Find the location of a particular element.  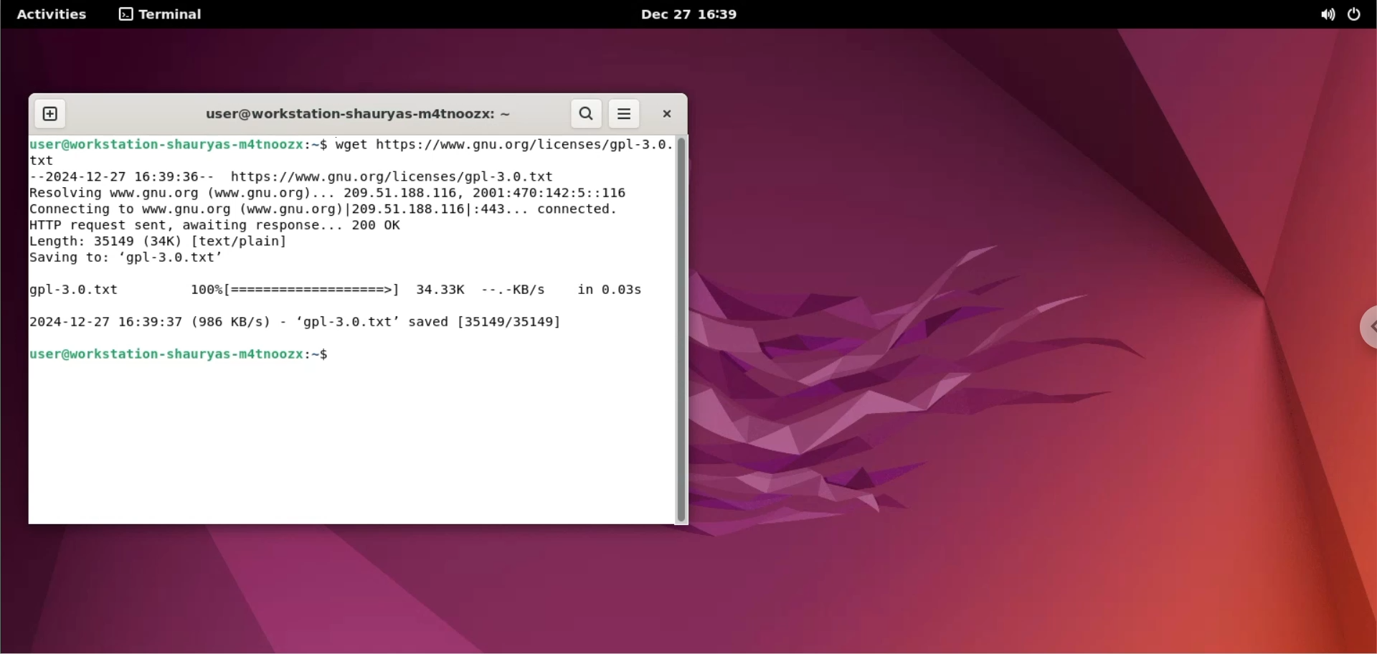

Dec 27 16:39 is located at coordinates (708, 15).